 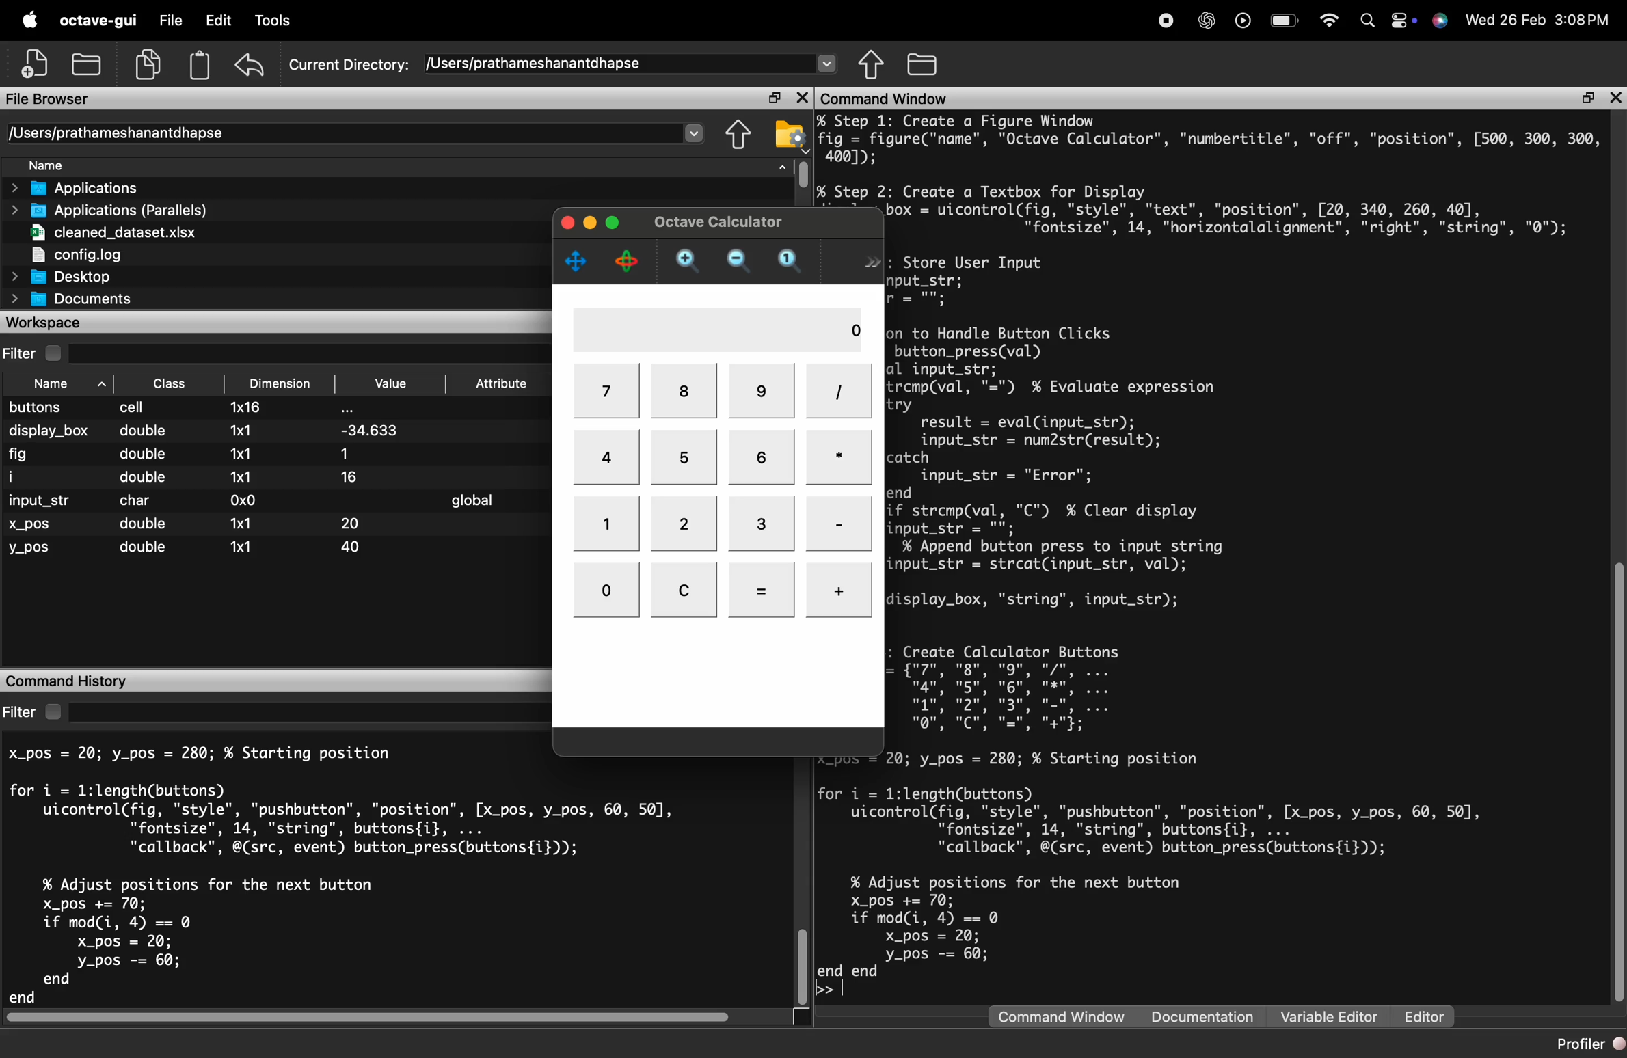 What do you see at coordinates (198, 66) in the screenshot?
I see `paste` at bounding box center [198, 66].